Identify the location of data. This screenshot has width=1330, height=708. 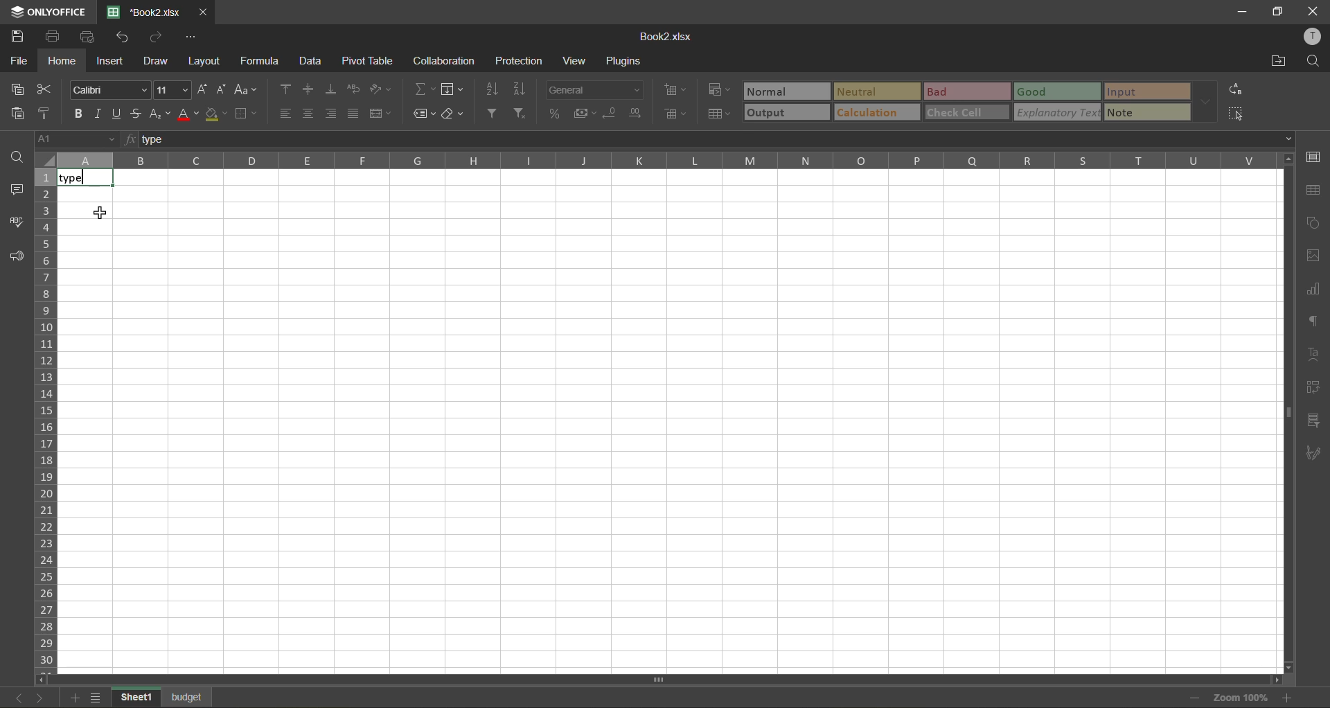
(313, 63).